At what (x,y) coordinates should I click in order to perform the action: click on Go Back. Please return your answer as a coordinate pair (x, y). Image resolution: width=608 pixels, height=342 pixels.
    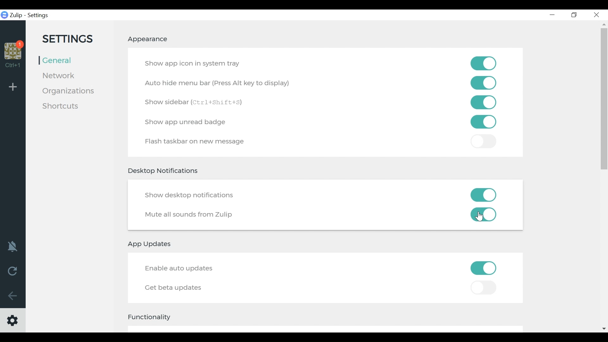
    Looking at the image, I should click on (13, 296).